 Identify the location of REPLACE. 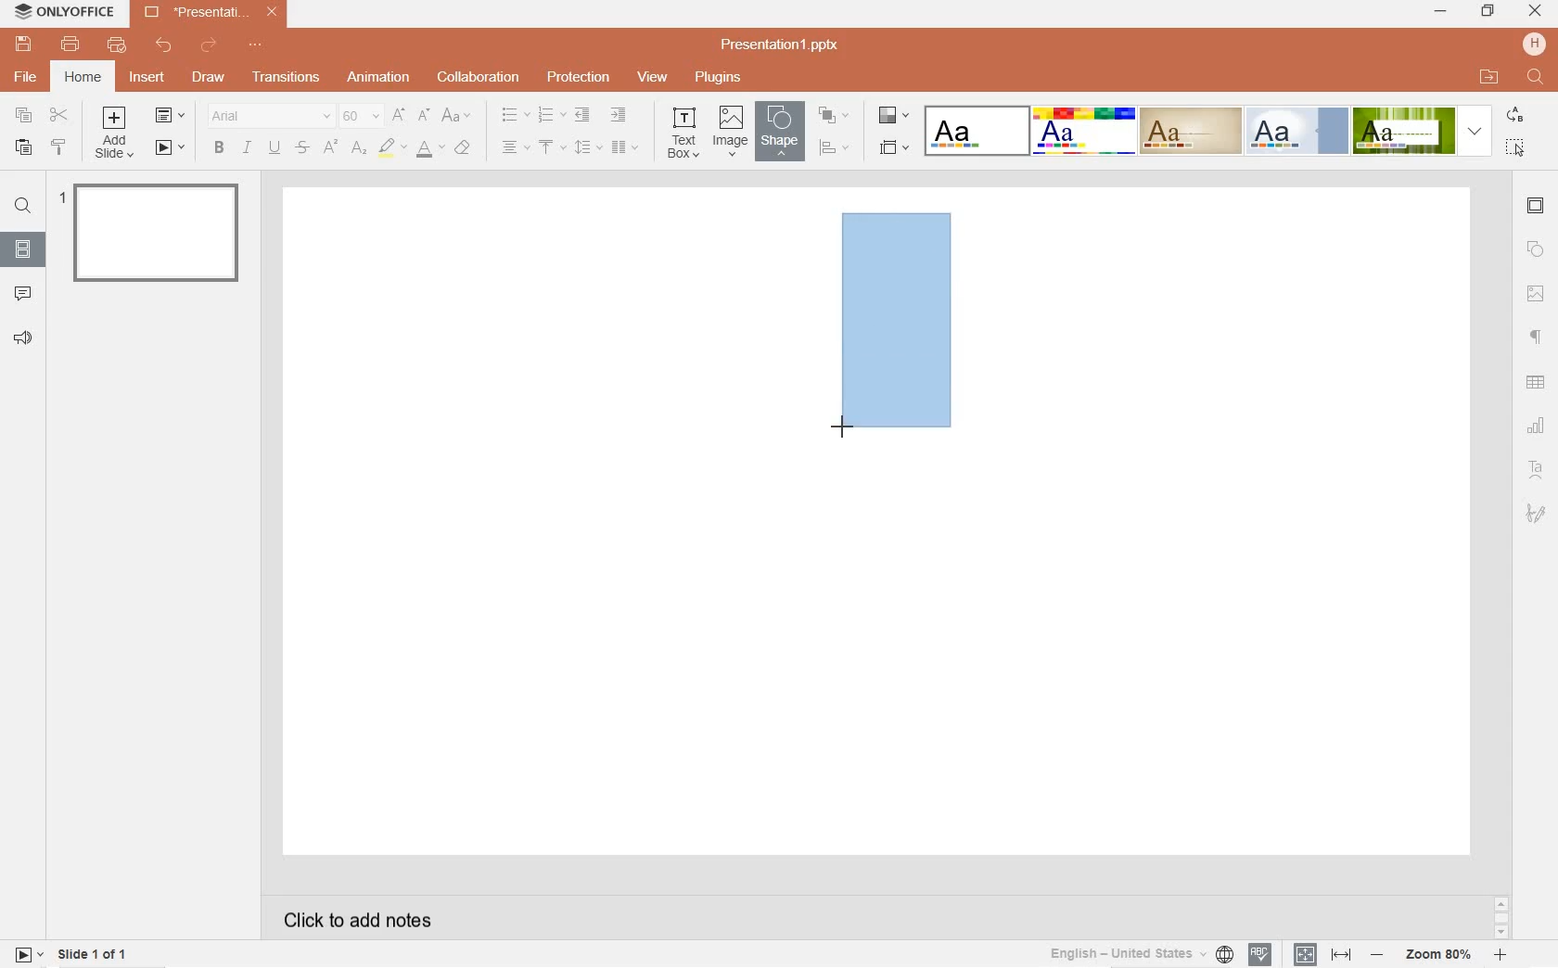
(1514, 116).